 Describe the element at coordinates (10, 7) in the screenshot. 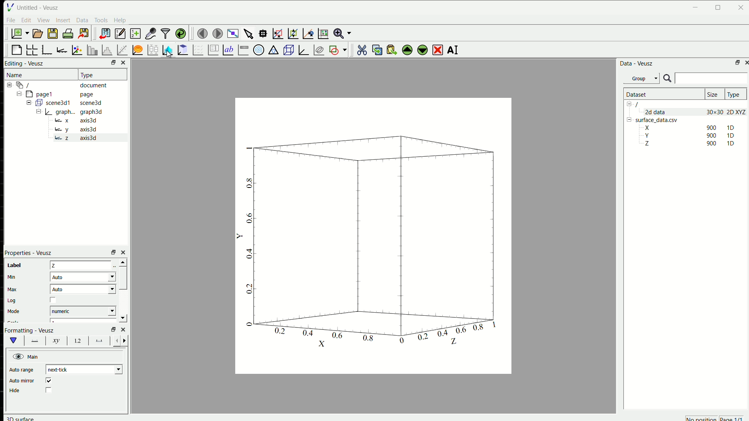

I see `logo` at that location.